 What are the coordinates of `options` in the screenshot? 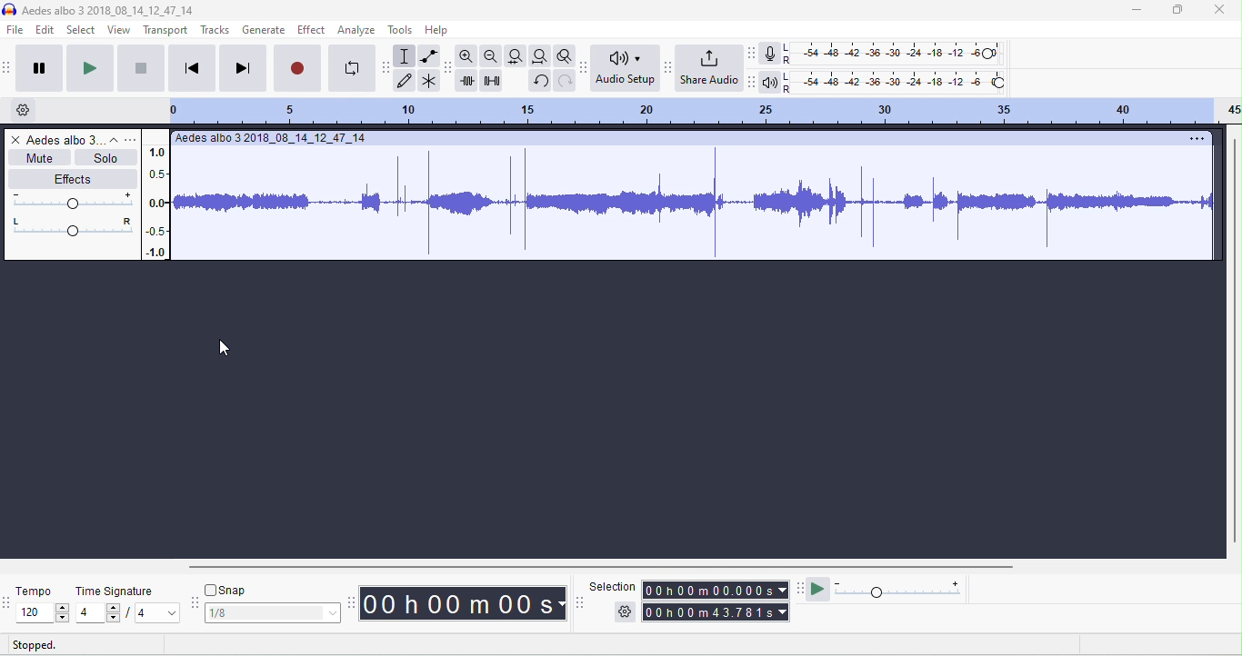 It's located at (1197, 140).